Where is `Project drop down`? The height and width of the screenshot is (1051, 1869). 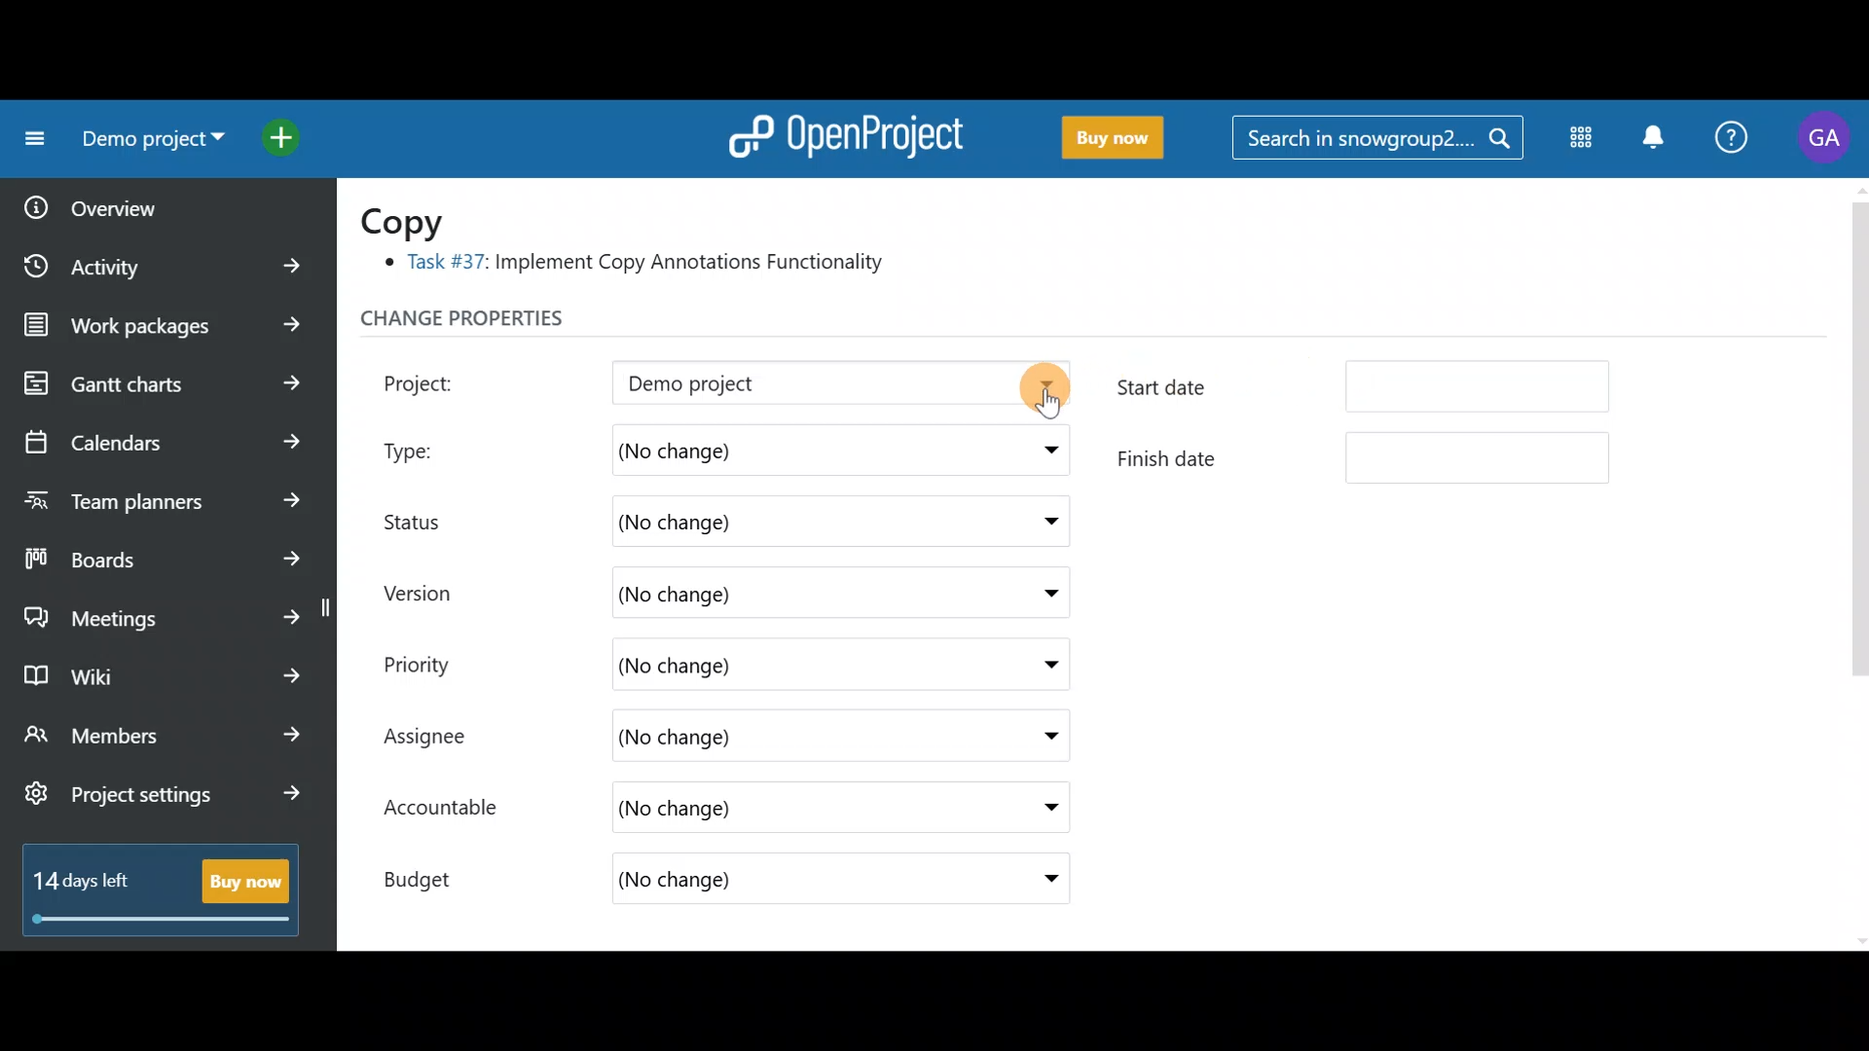 Project drop down is located at coordinates (1040, 388).